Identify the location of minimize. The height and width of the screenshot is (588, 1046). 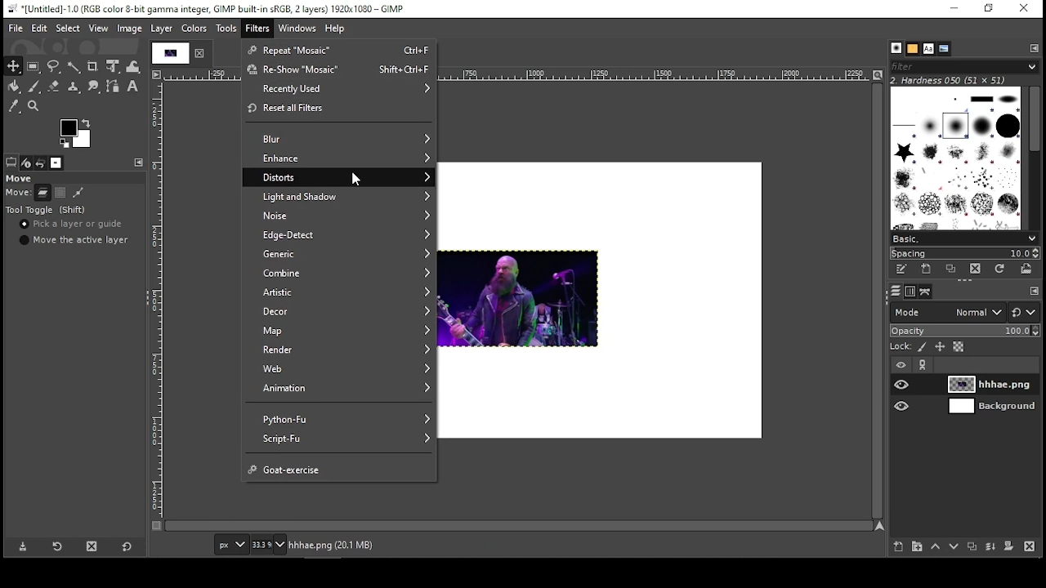
(956, 9).